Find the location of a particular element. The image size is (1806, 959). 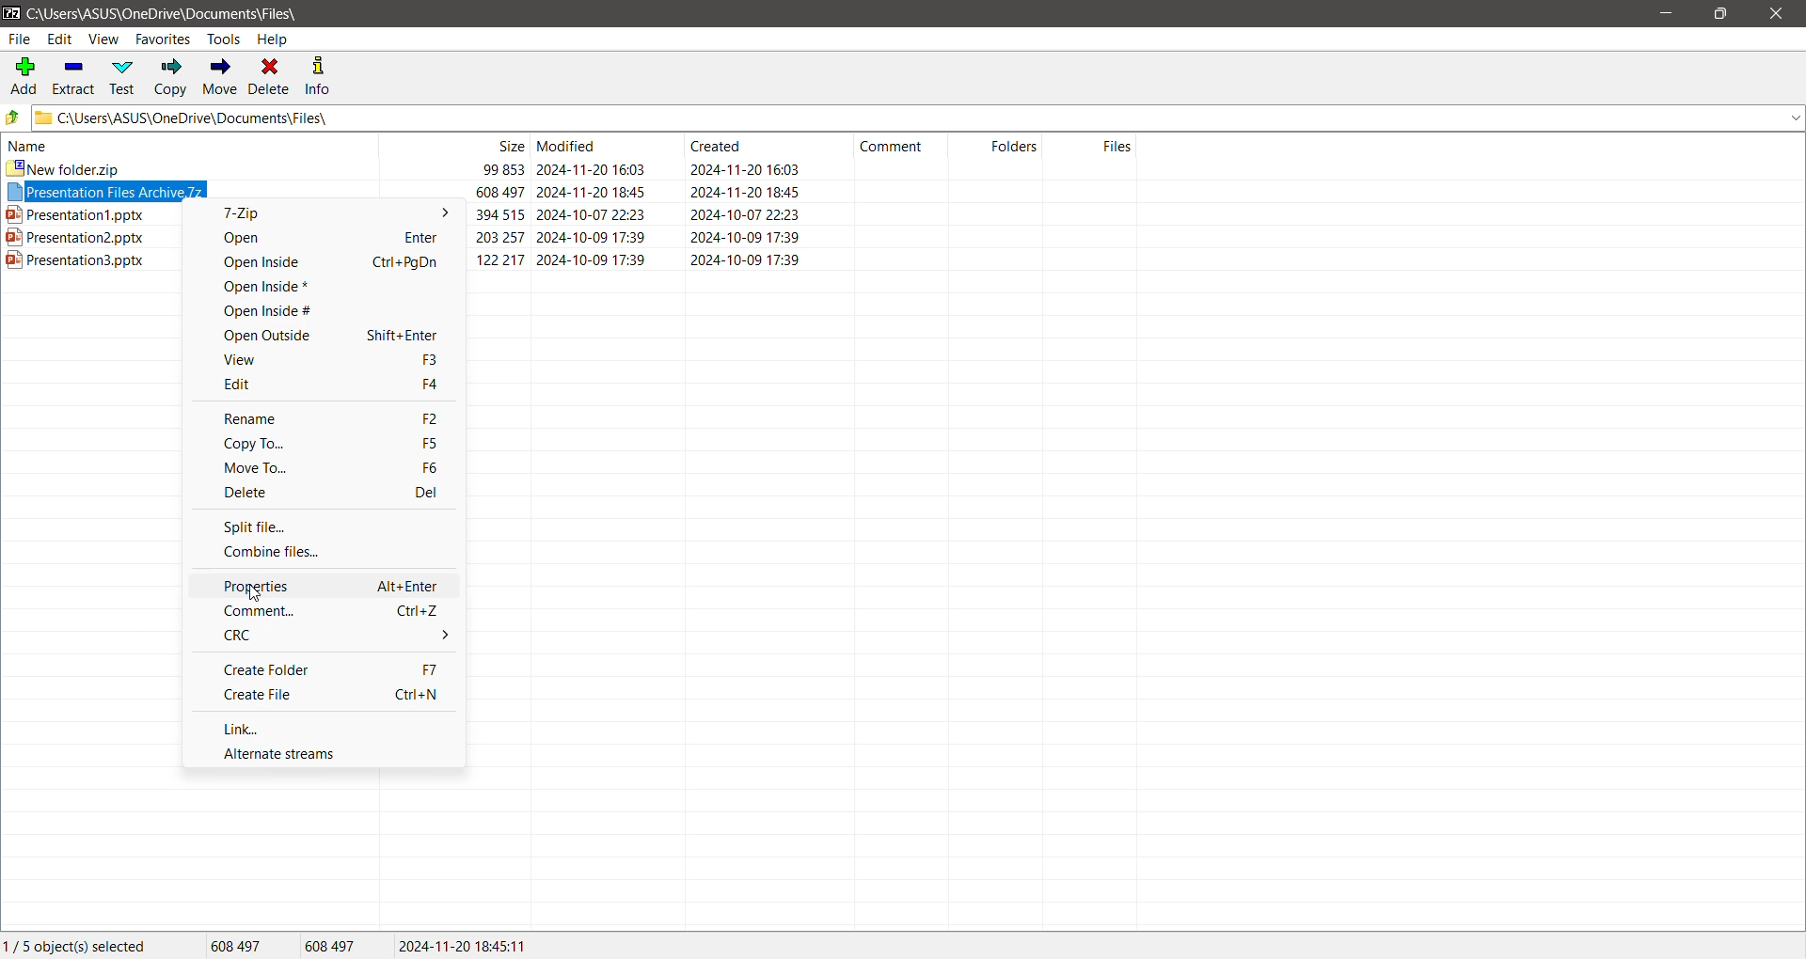

folders is located at coordinates (1000, 145).